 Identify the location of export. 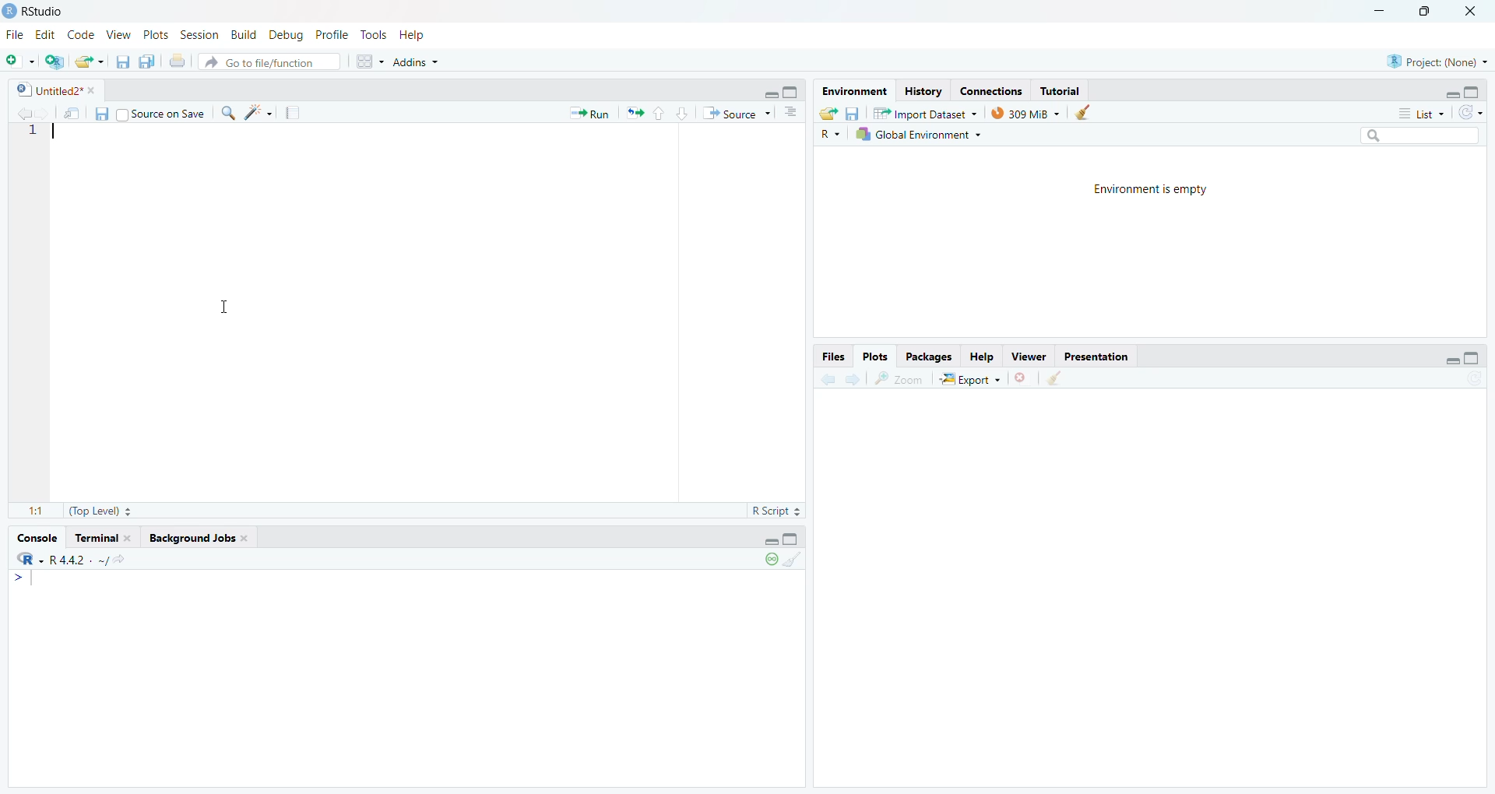
(636, 116).